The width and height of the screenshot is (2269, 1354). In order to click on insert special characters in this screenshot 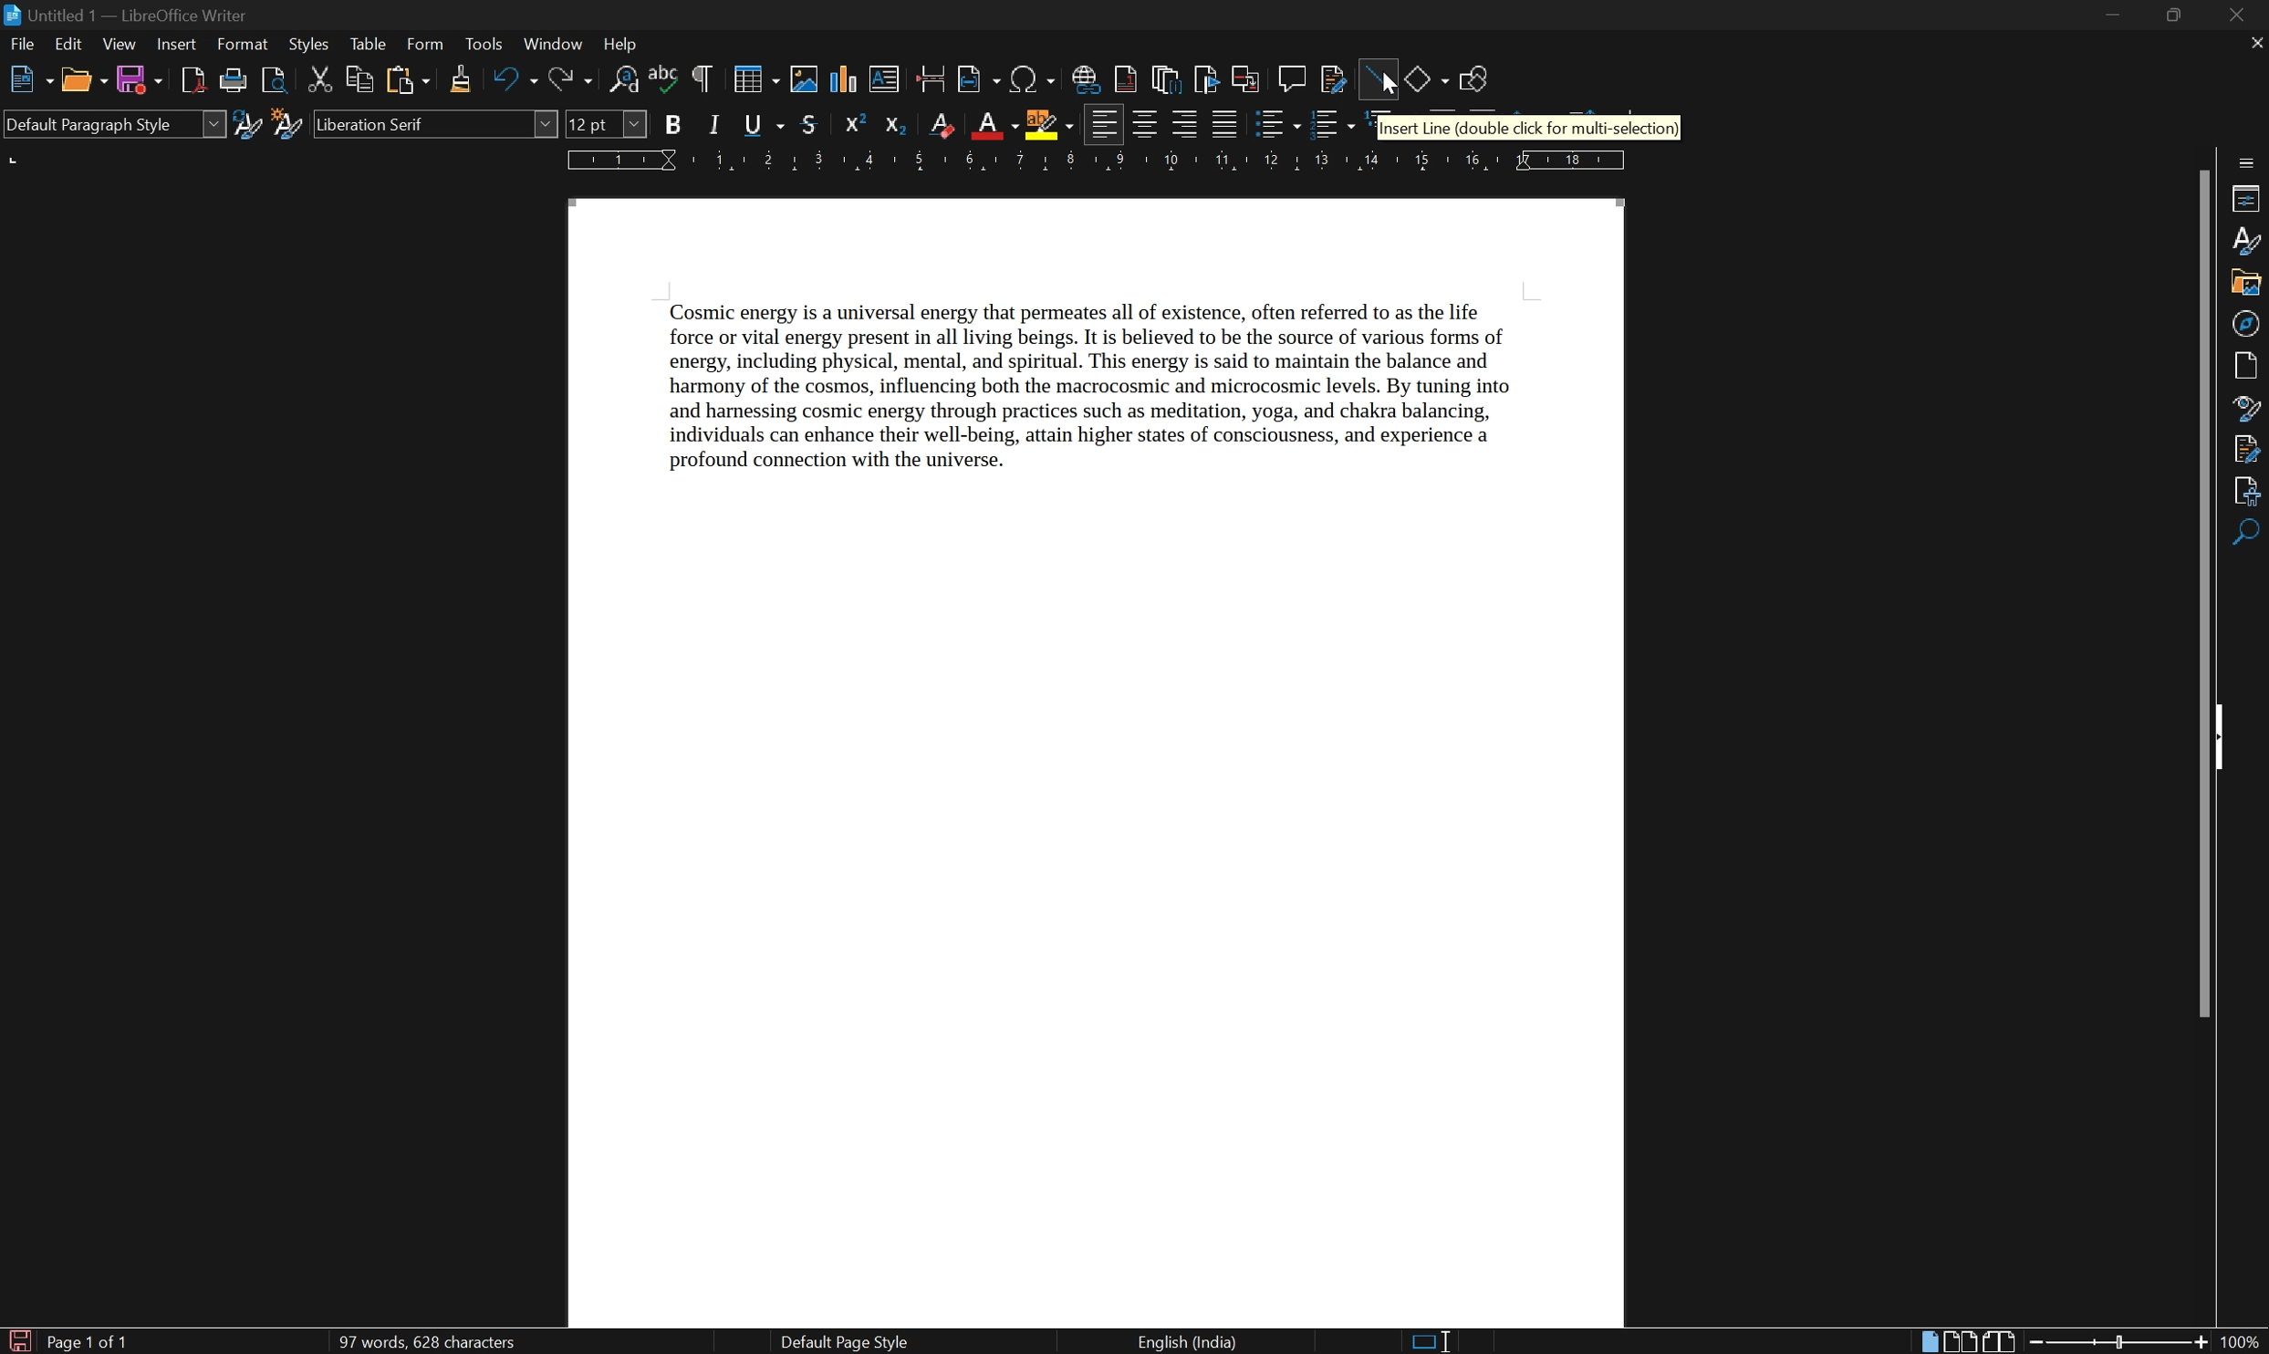, I will do `click(1034, 79)`.